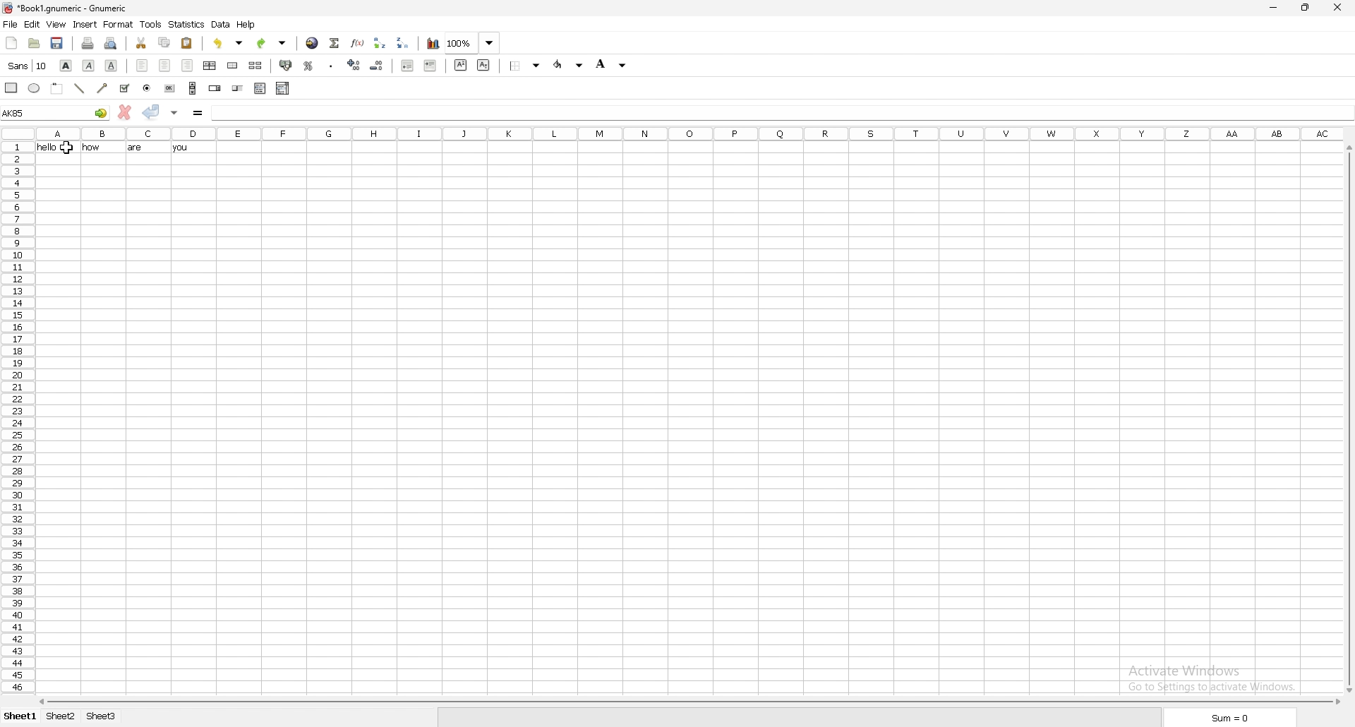  Describe the element at coordinates (221, 25) in the screenshot. I see `data` at that location.